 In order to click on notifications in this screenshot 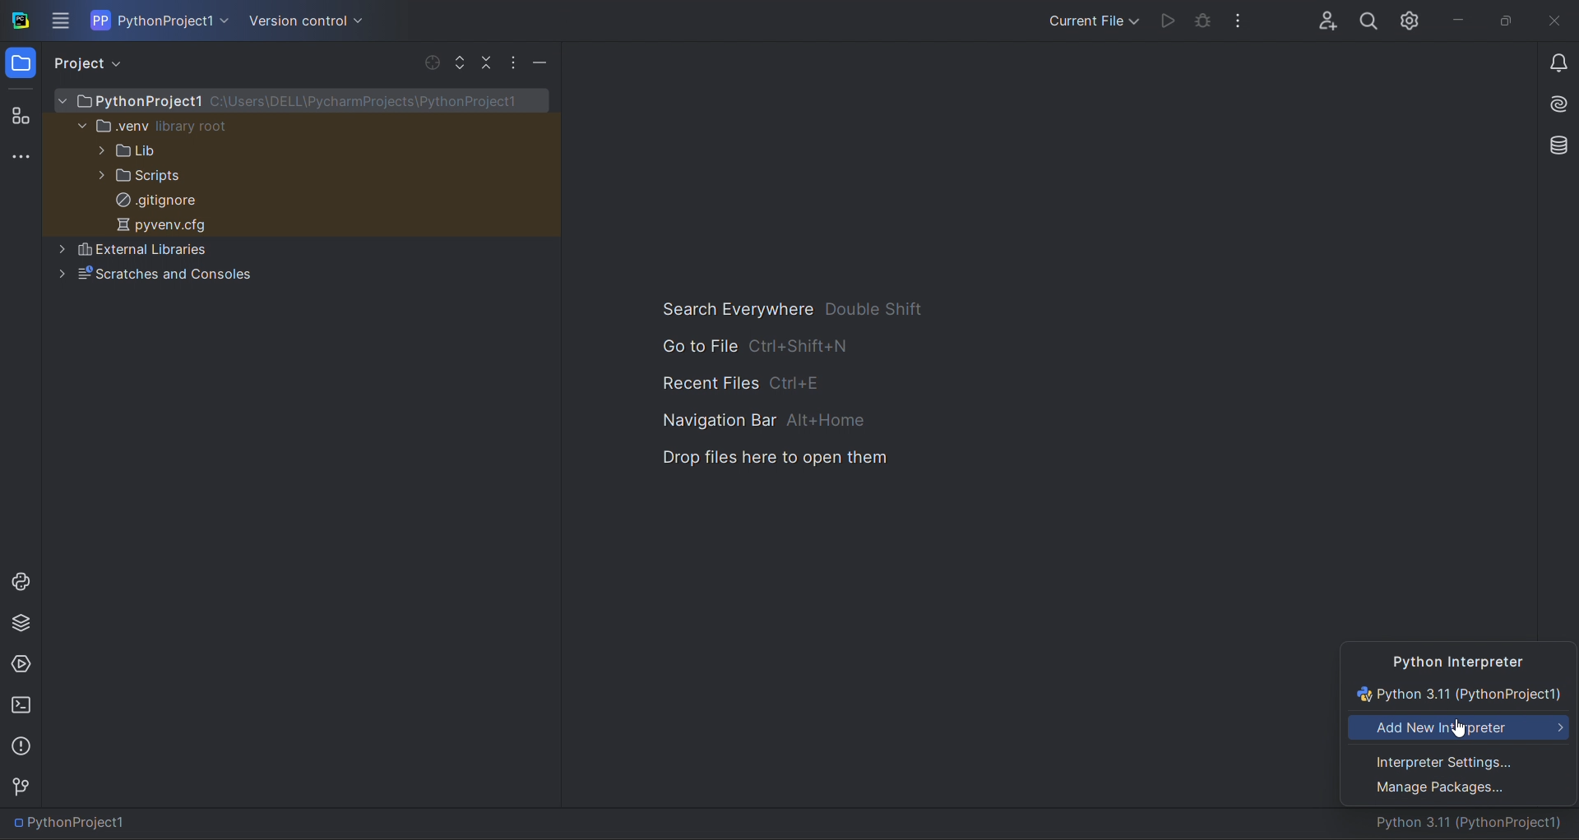, I will do `click(1558, 66)`.